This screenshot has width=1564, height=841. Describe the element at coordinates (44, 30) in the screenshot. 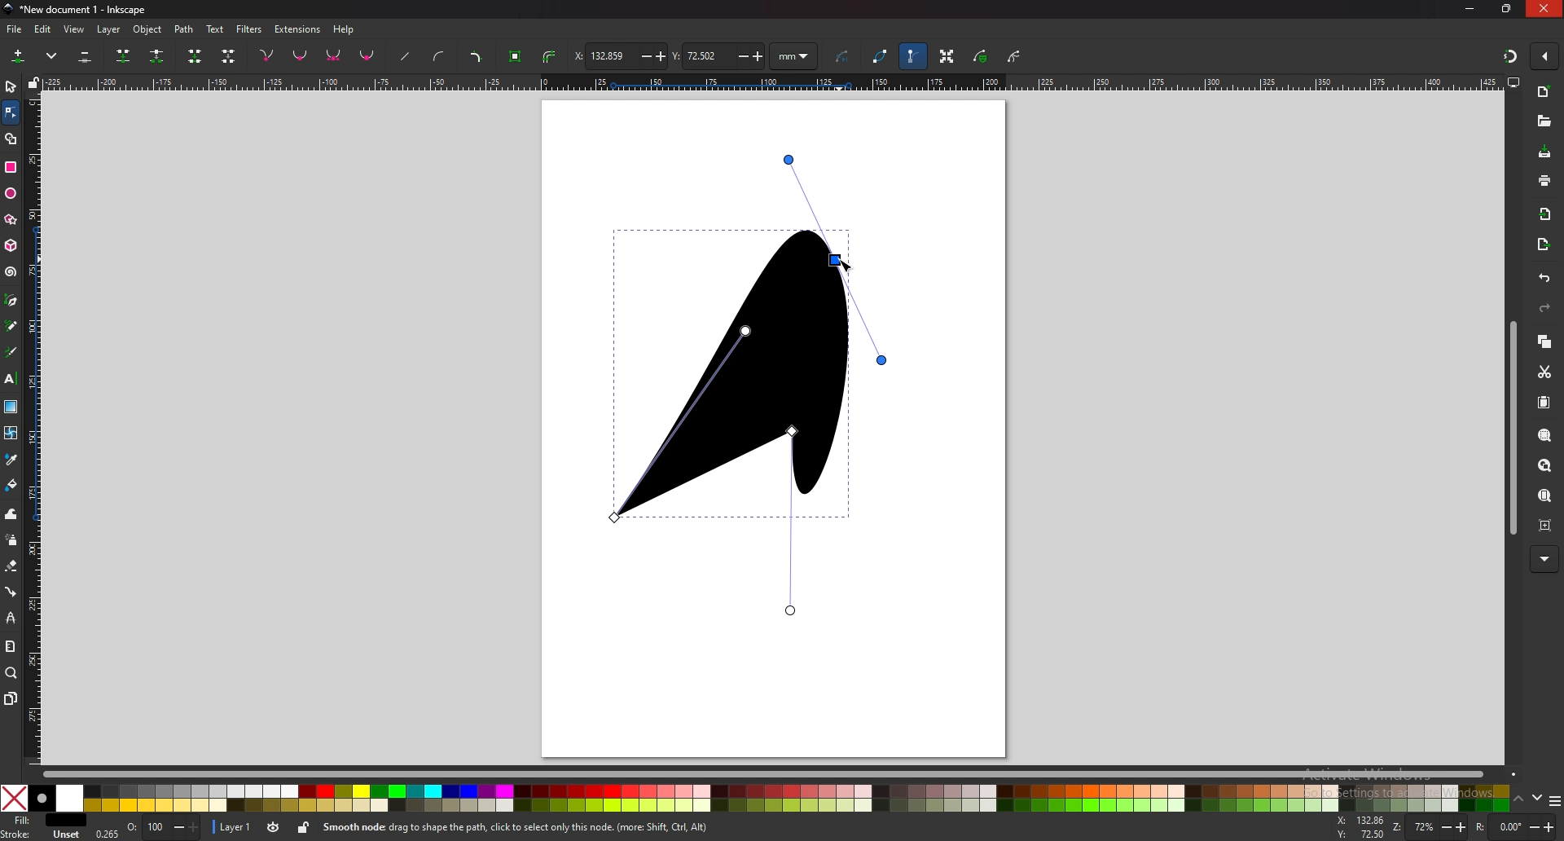

I see `edit` at that location.